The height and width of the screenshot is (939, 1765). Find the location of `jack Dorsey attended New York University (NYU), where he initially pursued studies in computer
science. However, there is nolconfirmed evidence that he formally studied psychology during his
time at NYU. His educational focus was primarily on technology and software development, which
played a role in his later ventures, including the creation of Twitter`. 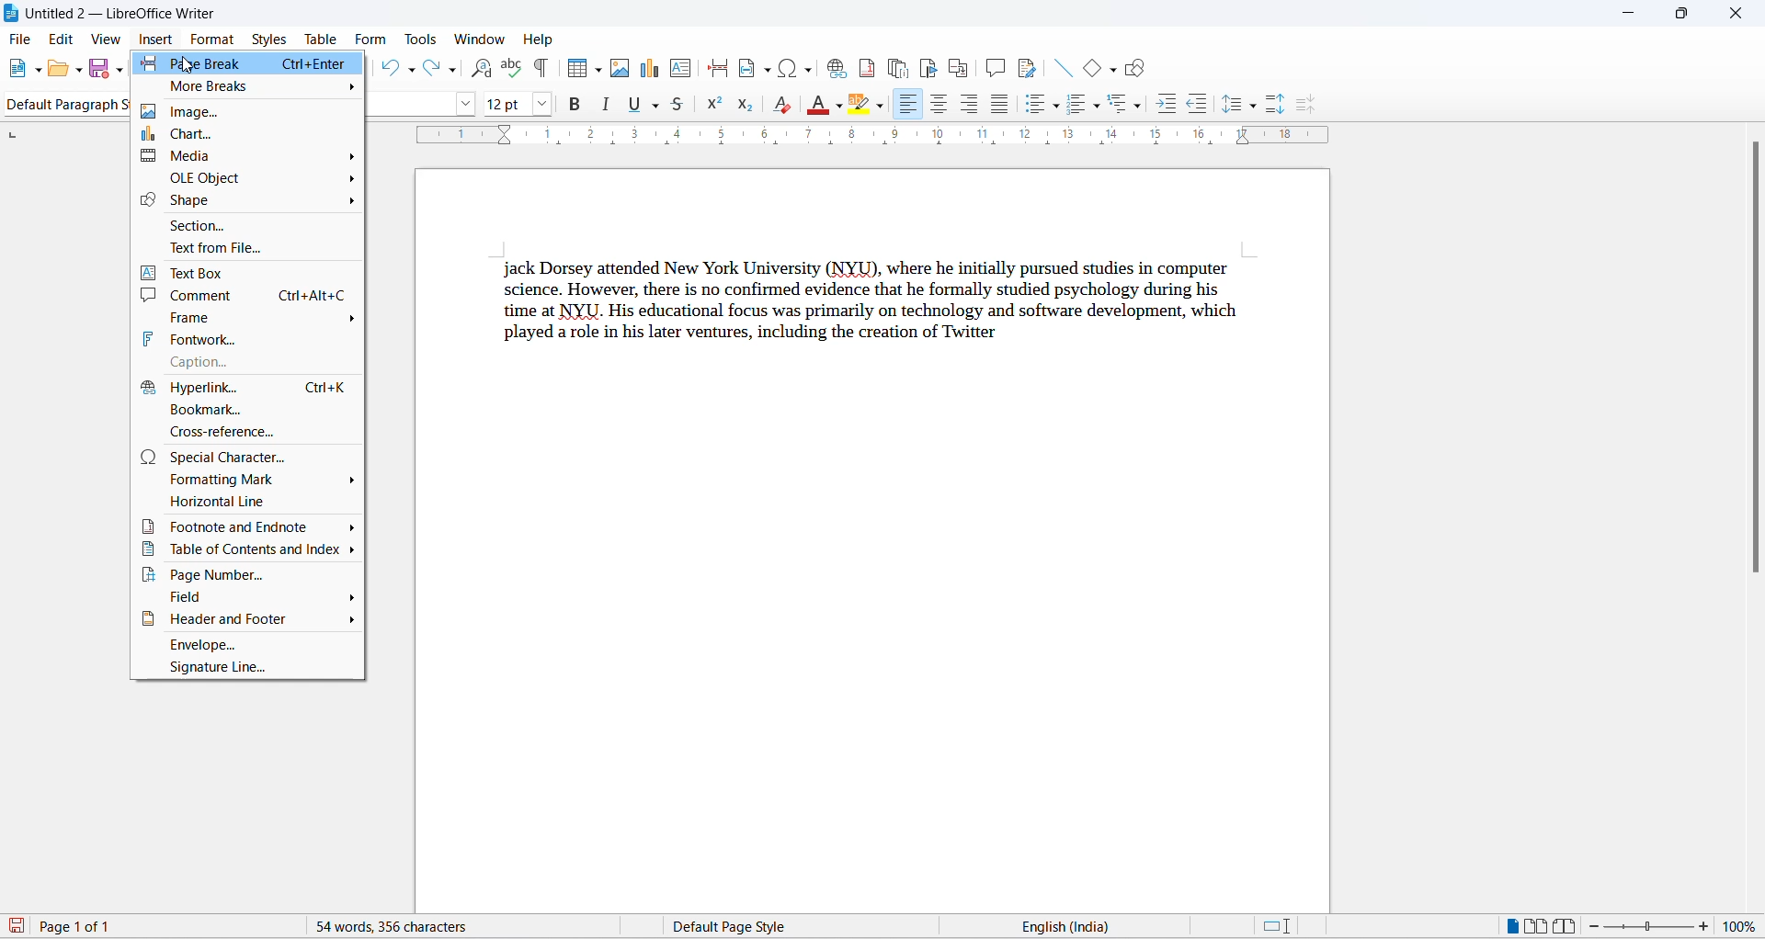

jack Dorsey attended New York University (NYU), where he initially pursued studies in computer
science. However, there is nolconfirmed evidence that he formally studied psychology during his
time at NYU. His educational focus was primarily on technology and software development, which
played a role in his later ventures, including the creation of Twitter is located at coordinates (873, 299).